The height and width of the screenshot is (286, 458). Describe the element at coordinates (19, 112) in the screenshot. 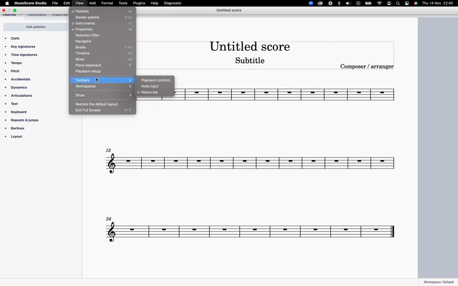

I see `keyboard` at that location.